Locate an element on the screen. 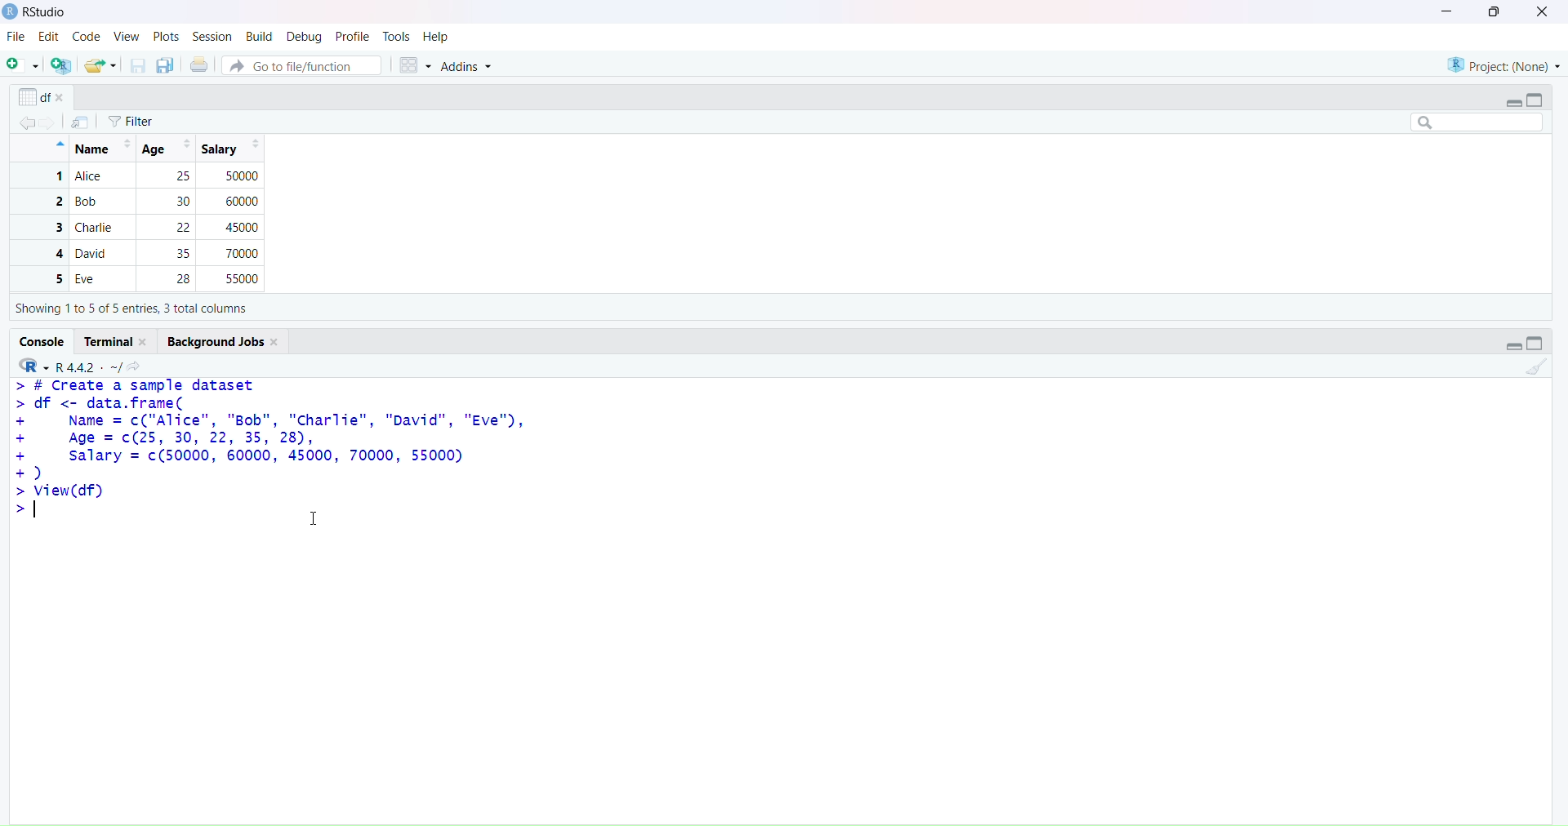 The image size is (1568, 826). R 4.4.2 is located at coordinates (66, 366).